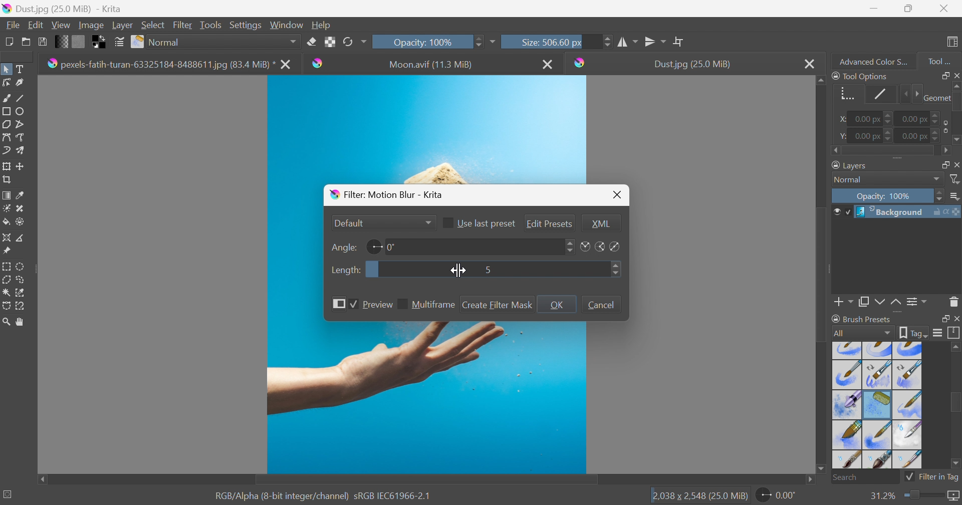 The image size is (962, 505). What do you see at coordinates (391, 246) in the screenshot?
I see `0°` at bounding box center [391, 246].